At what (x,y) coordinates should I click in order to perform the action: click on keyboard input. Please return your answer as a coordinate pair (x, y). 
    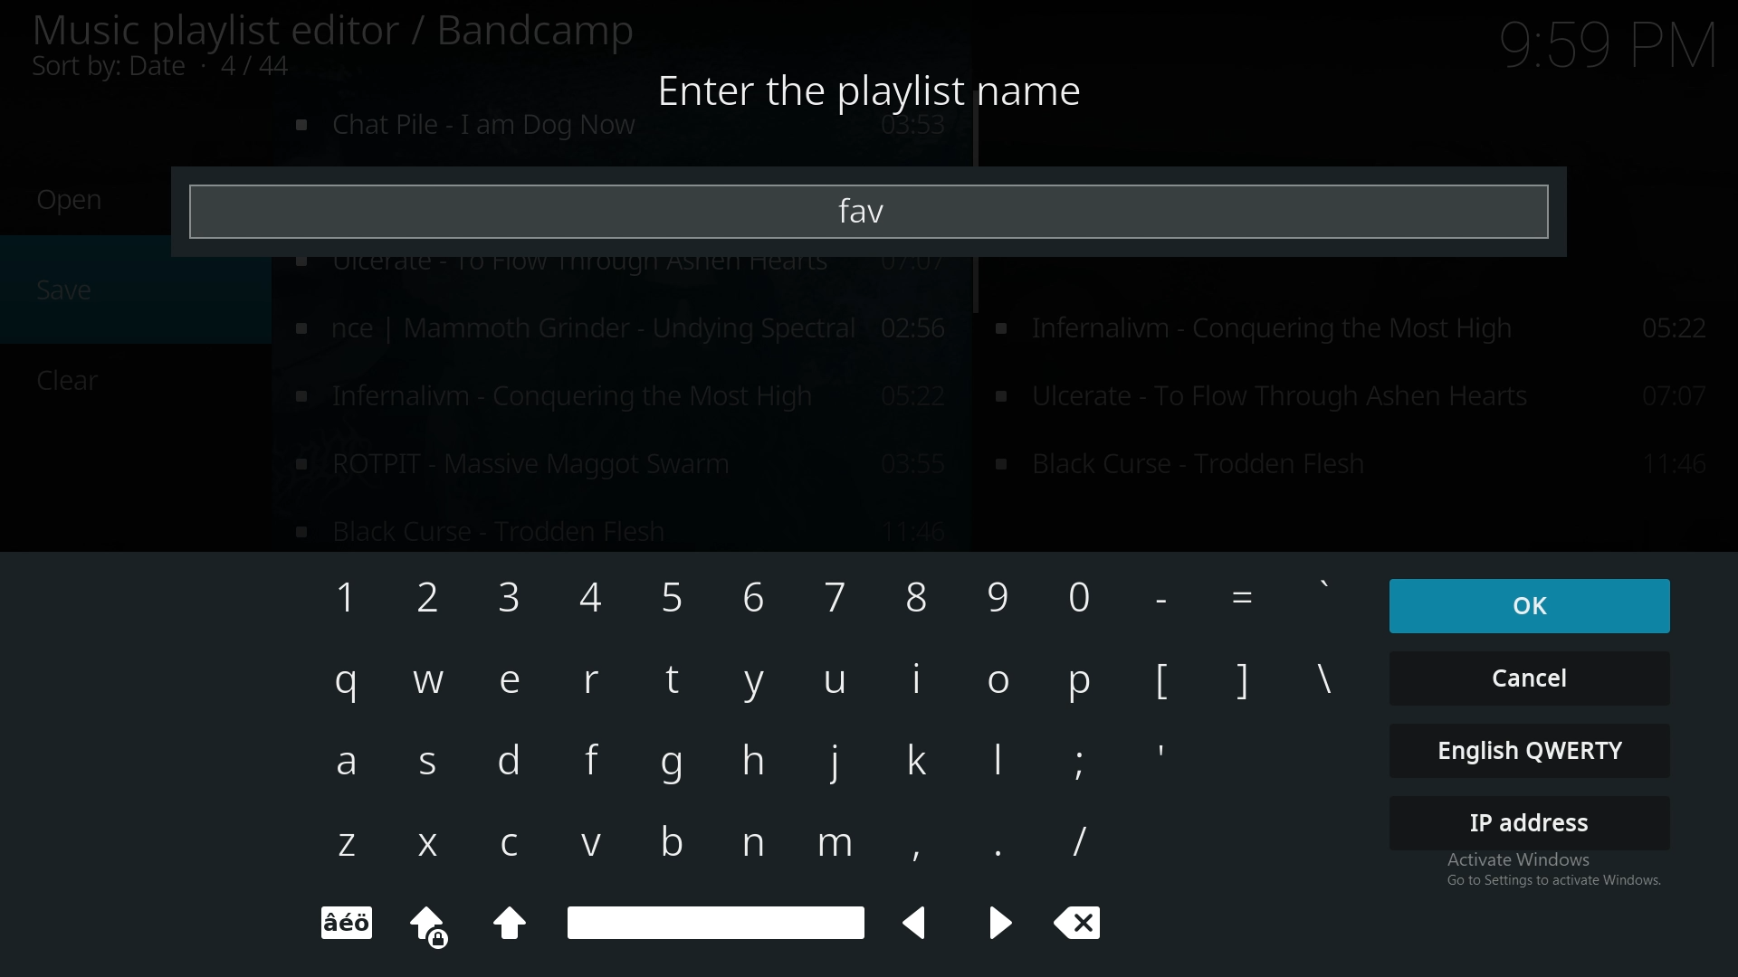
    Looking at the image, I should click on (834, 594).